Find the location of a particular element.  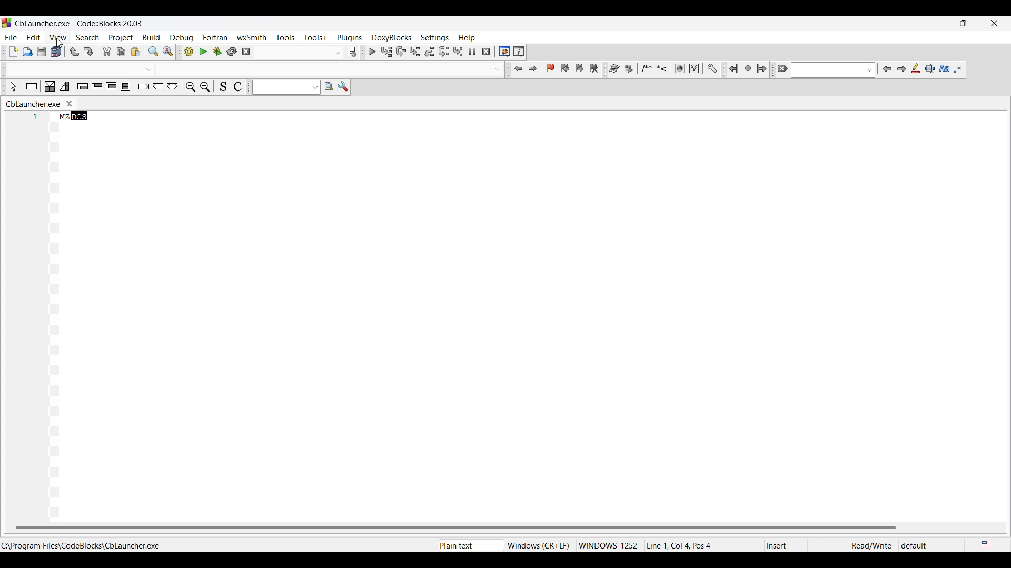

Run to cursor is located at coordinates (387, 52).